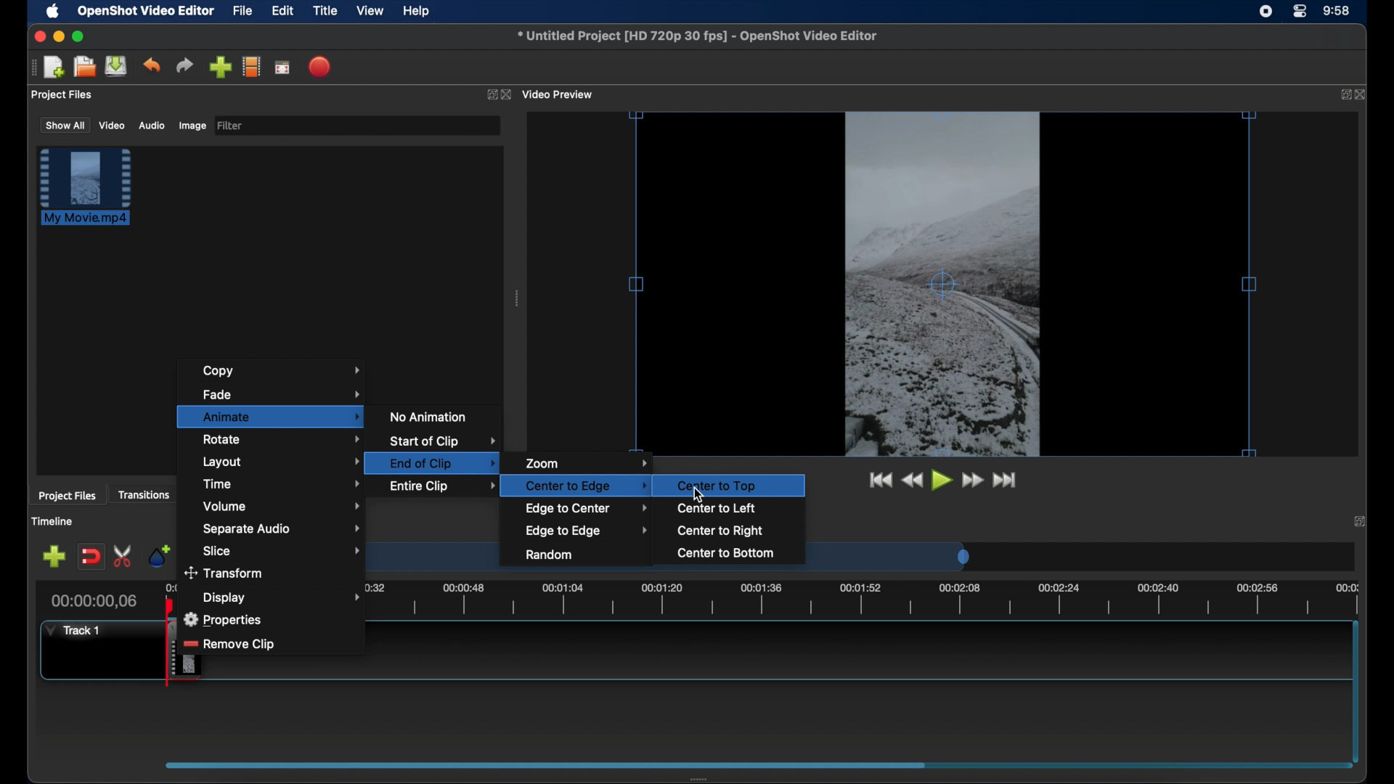  I want to click on file, so click(243, 12).